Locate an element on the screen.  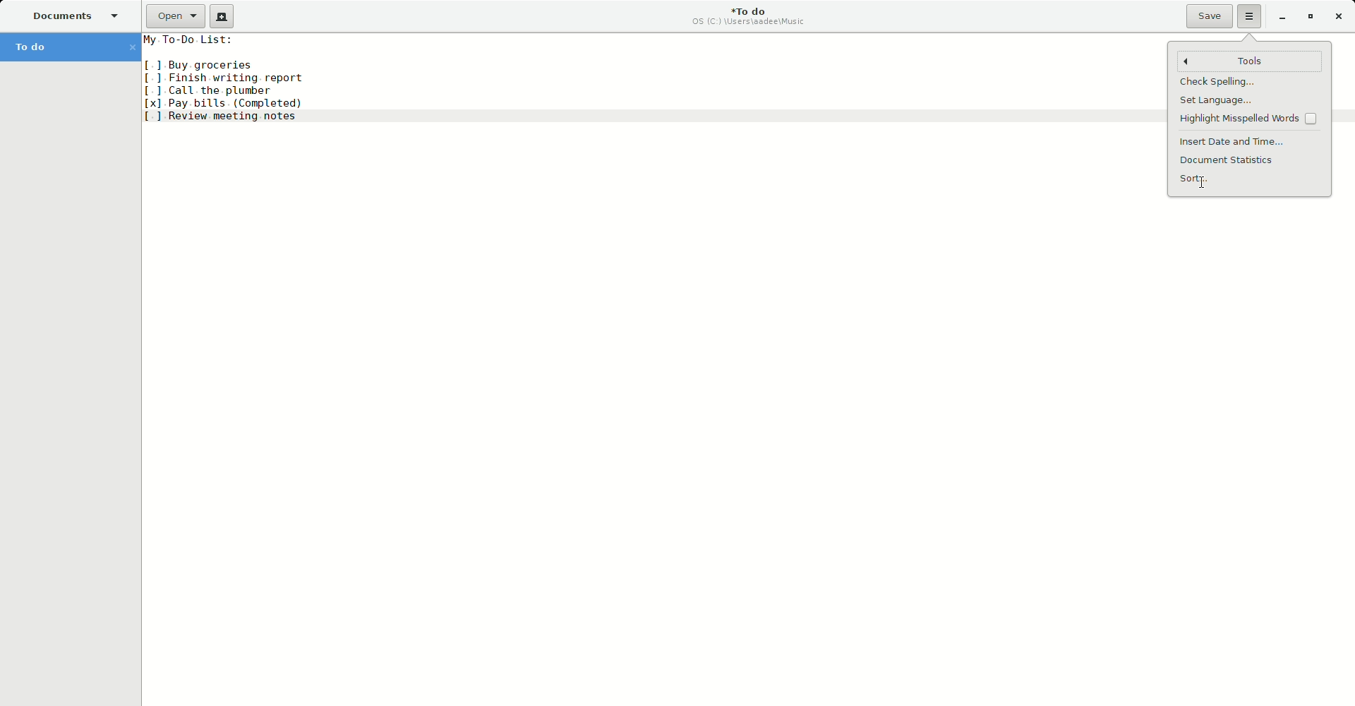
Documents is located at coordinates (76, 16).